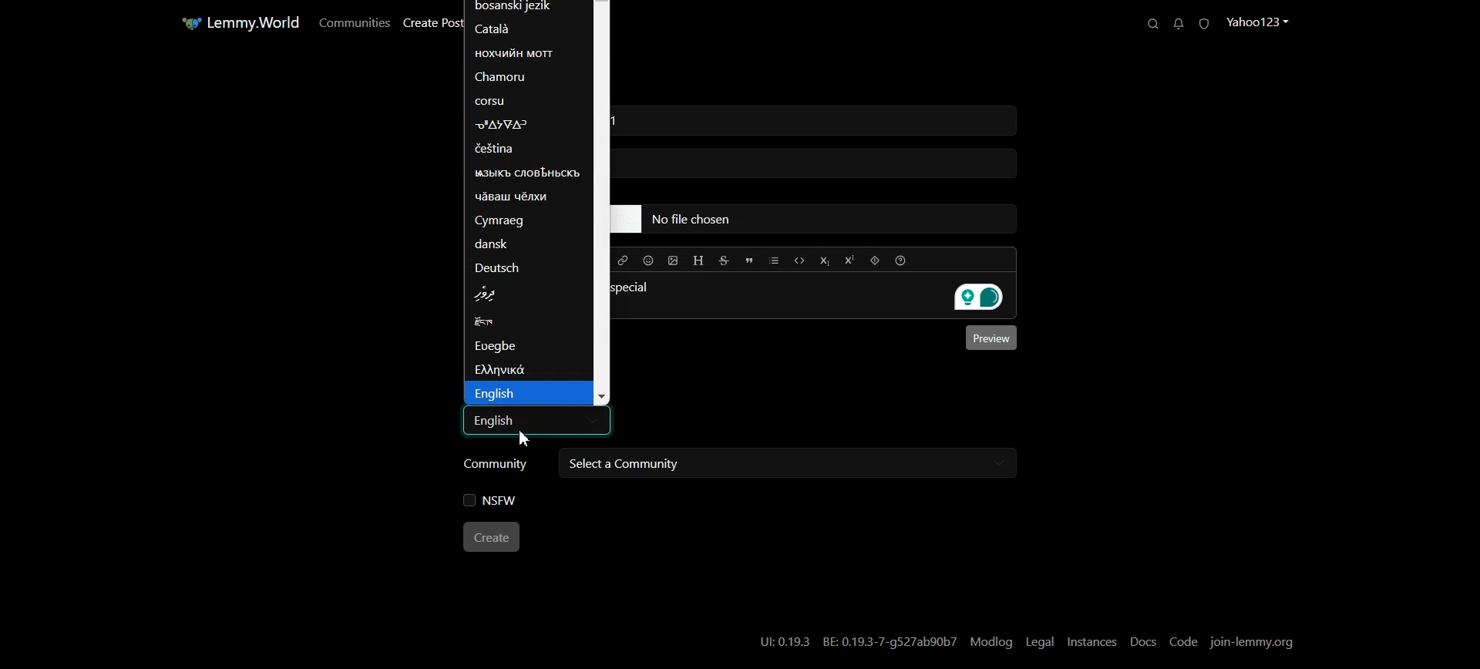 The height and width of the screenshot is (669, 1480). What do you see at coordinates (1208, 23) in the screenshot?
I see `Unread Report` at bounding box center [1208, 23].